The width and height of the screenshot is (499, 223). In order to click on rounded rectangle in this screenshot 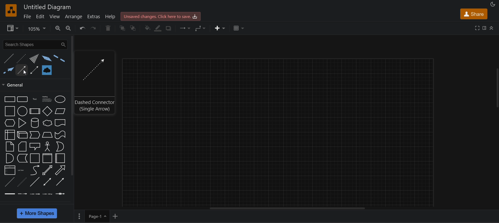, I will do `click(23, 99)`.